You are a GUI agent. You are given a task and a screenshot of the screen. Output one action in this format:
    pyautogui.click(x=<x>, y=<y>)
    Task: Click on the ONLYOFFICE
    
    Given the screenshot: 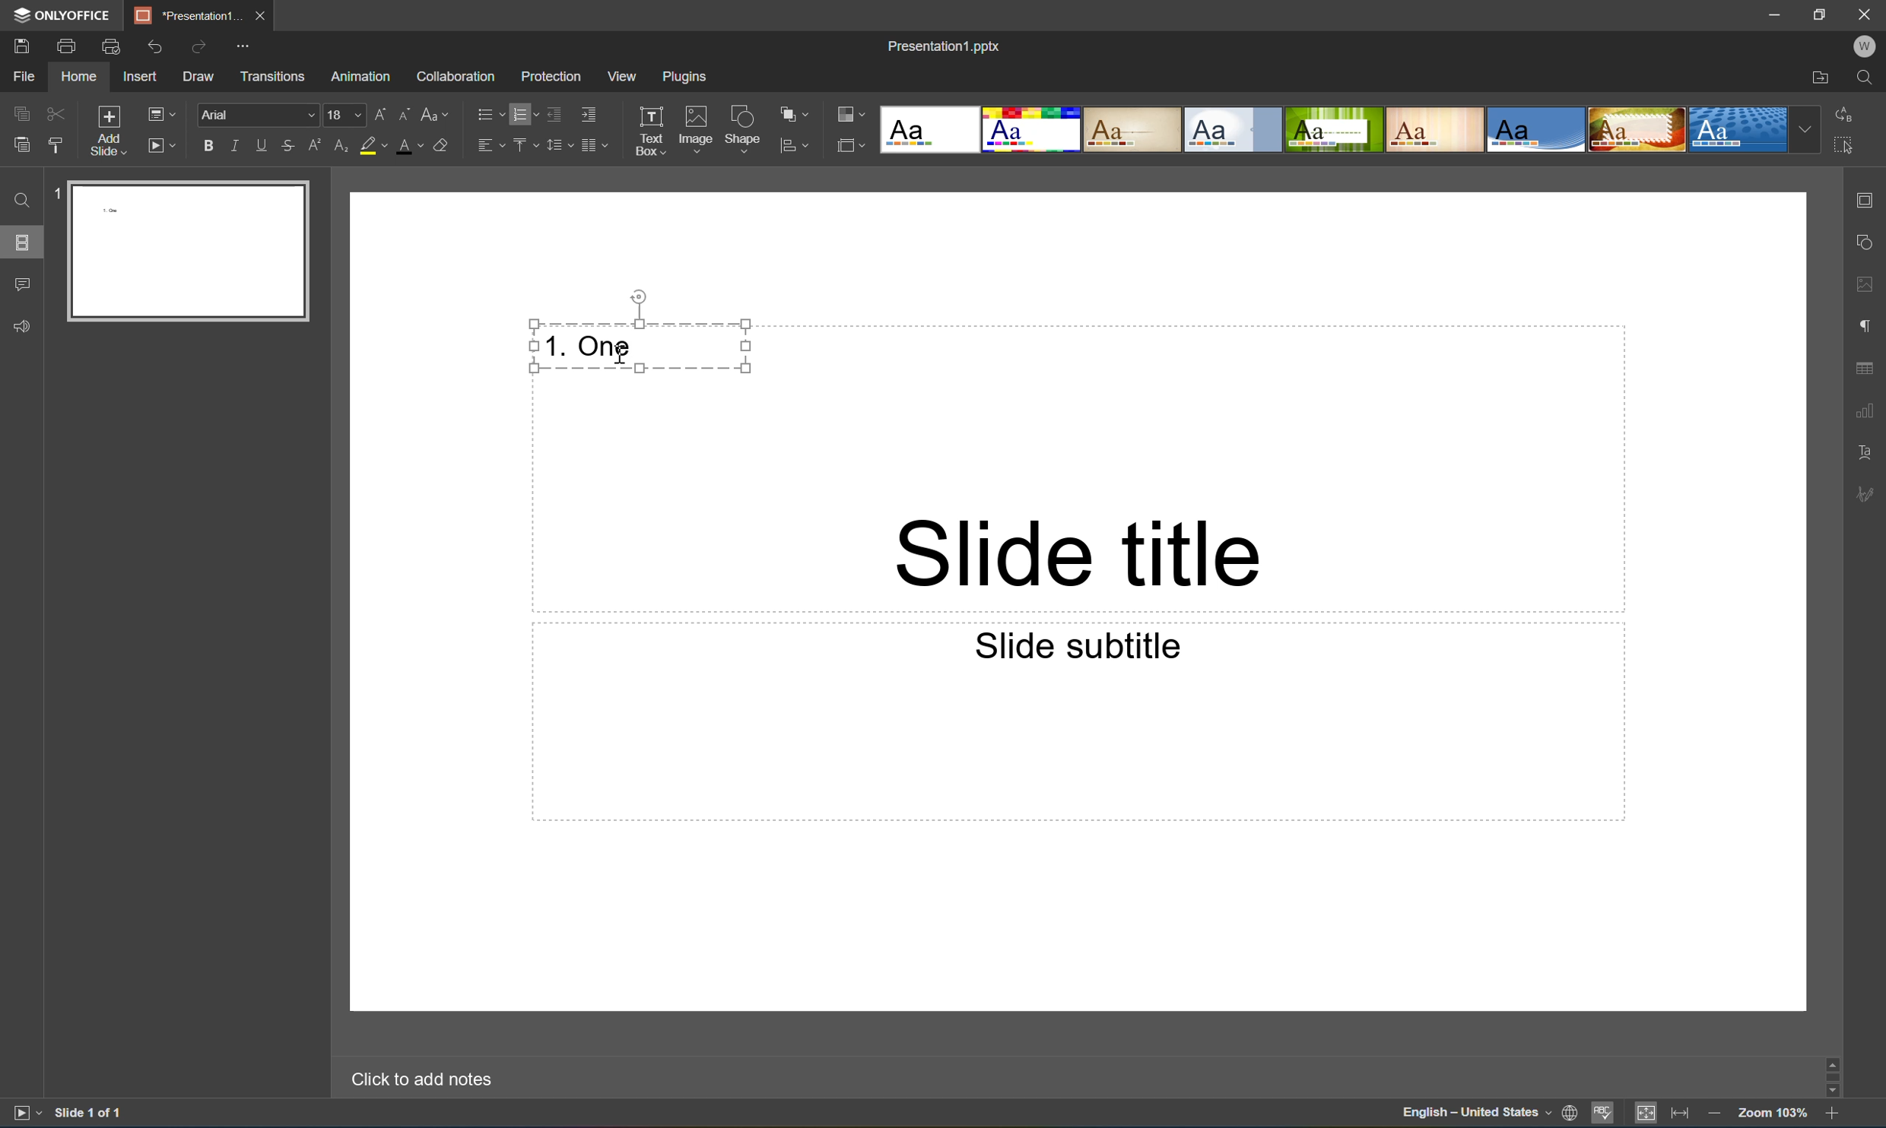 What is the action you would take?
    pyautogui.click(x=66, y=17)
    